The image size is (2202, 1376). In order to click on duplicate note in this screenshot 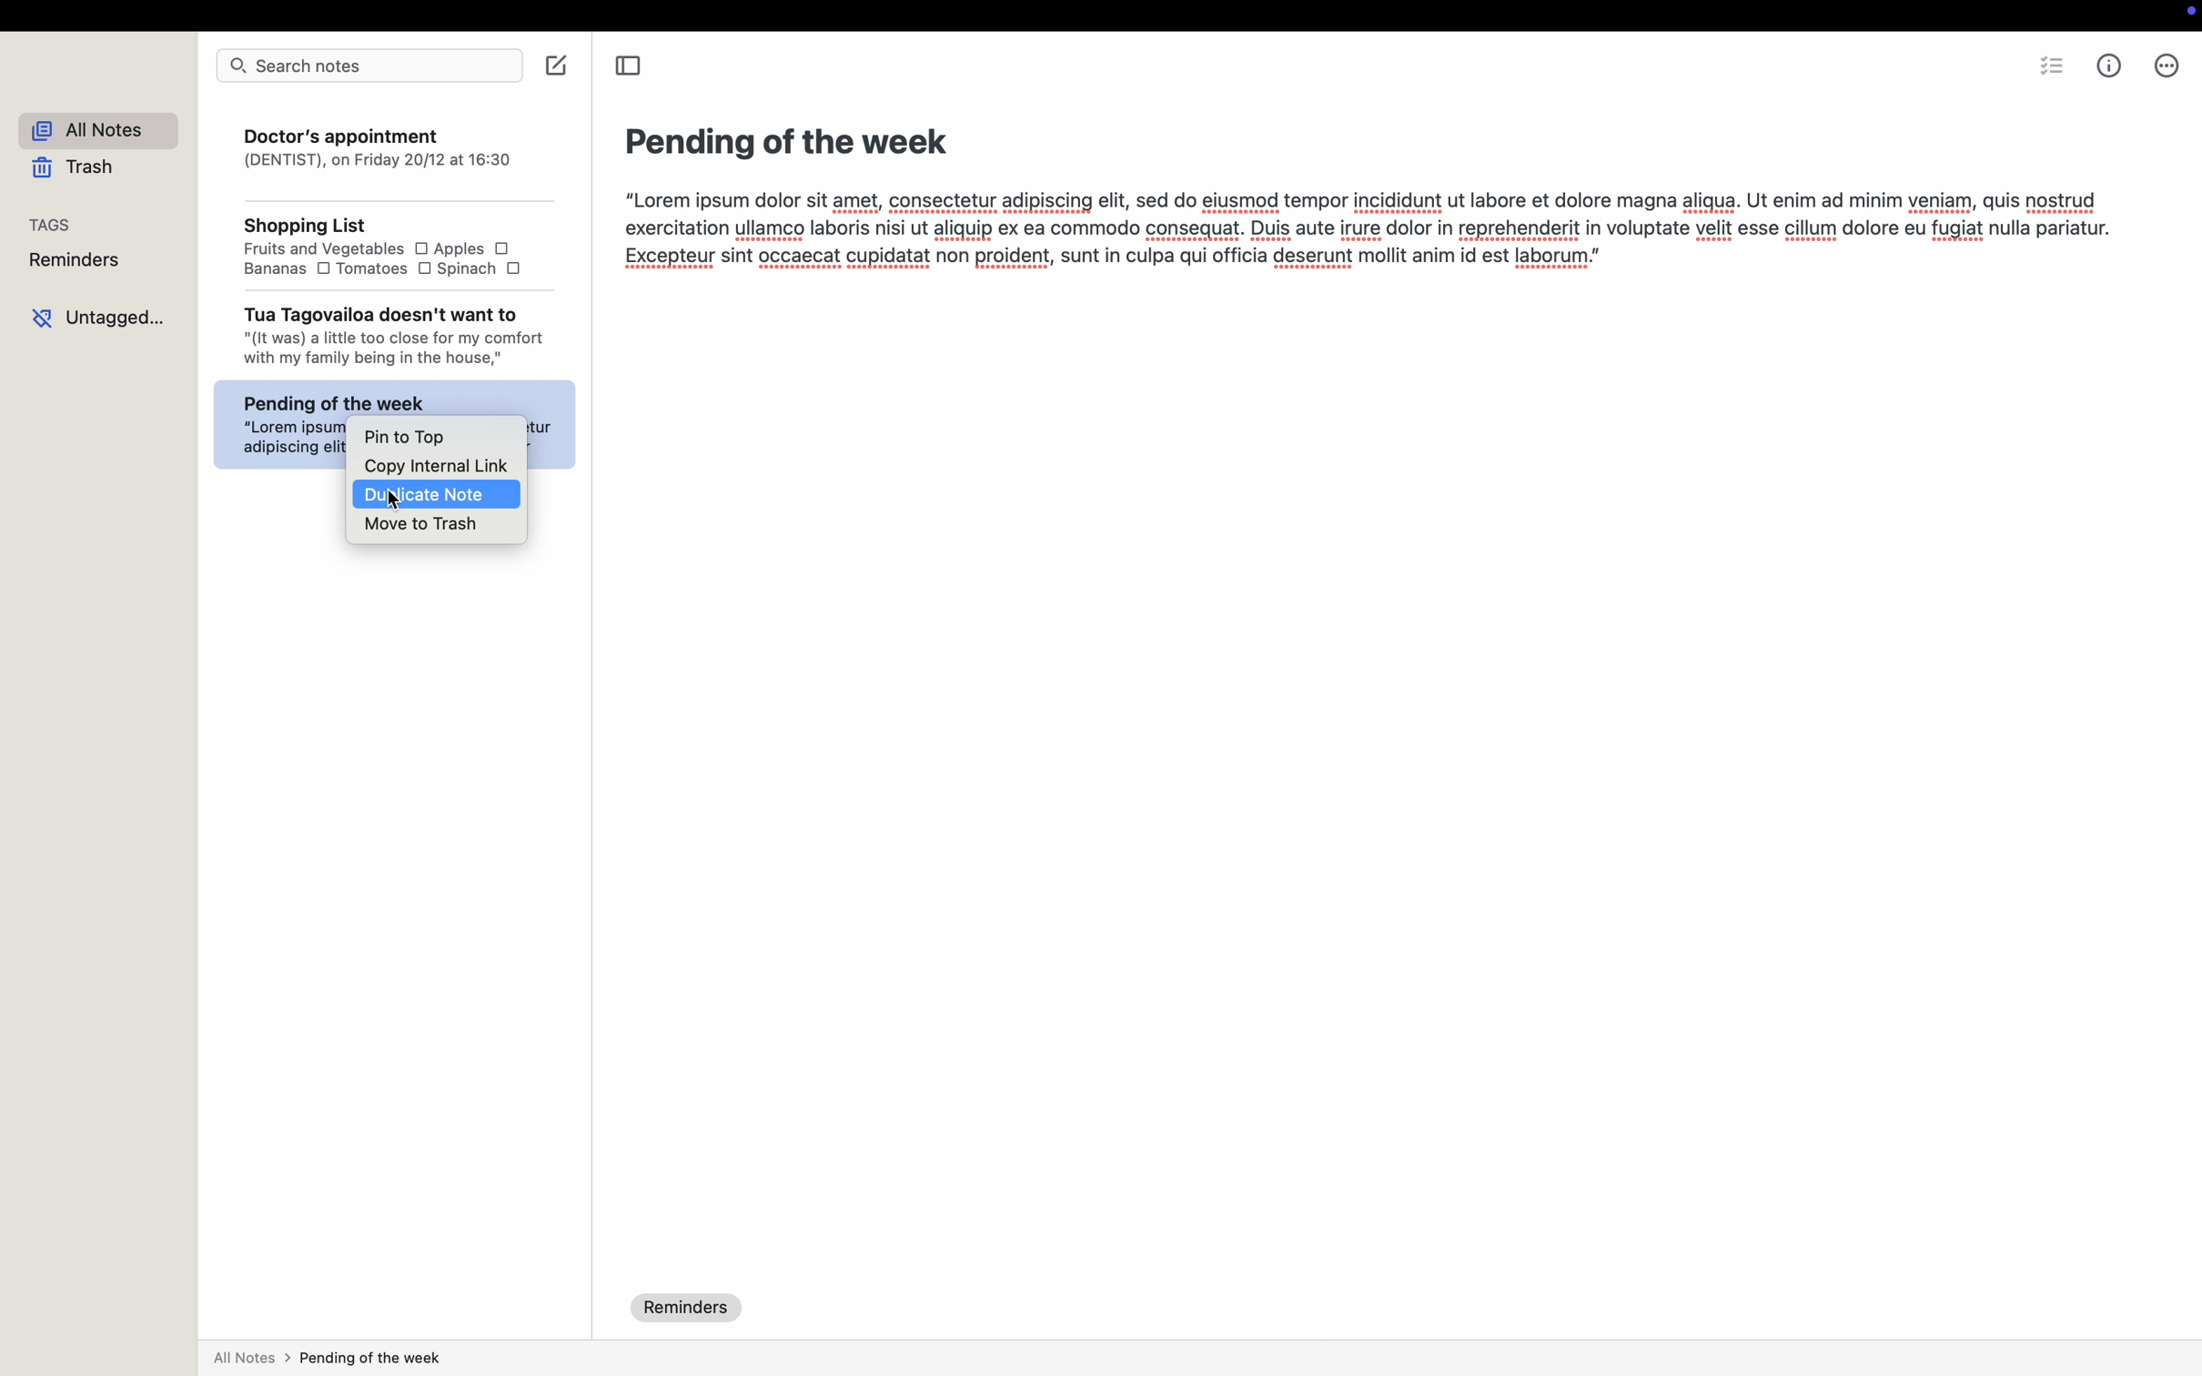, I will do `click(436, 493)`.